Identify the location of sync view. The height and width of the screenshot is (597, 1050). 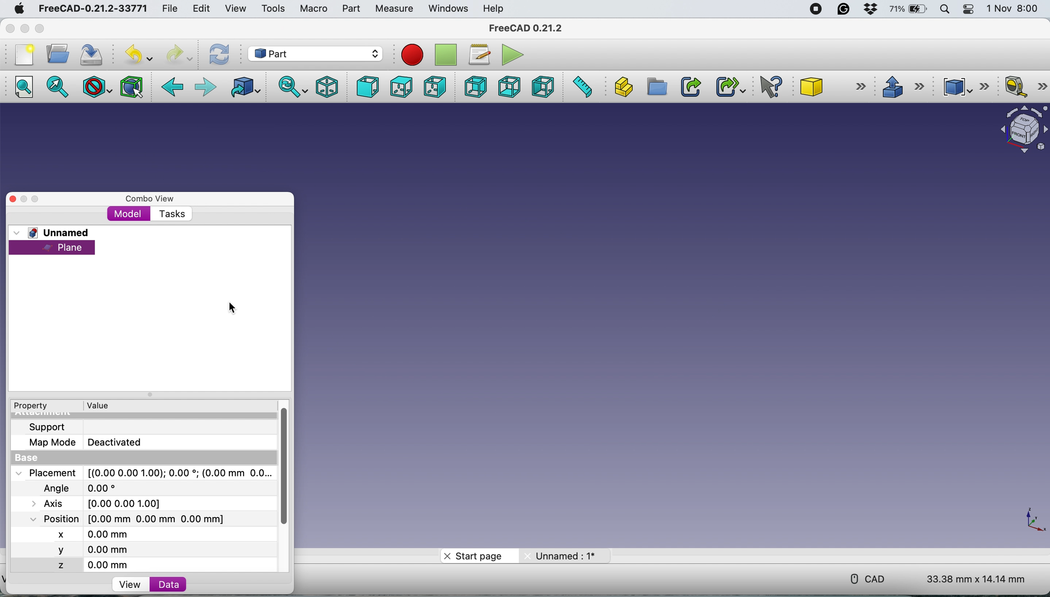
(295, 89).